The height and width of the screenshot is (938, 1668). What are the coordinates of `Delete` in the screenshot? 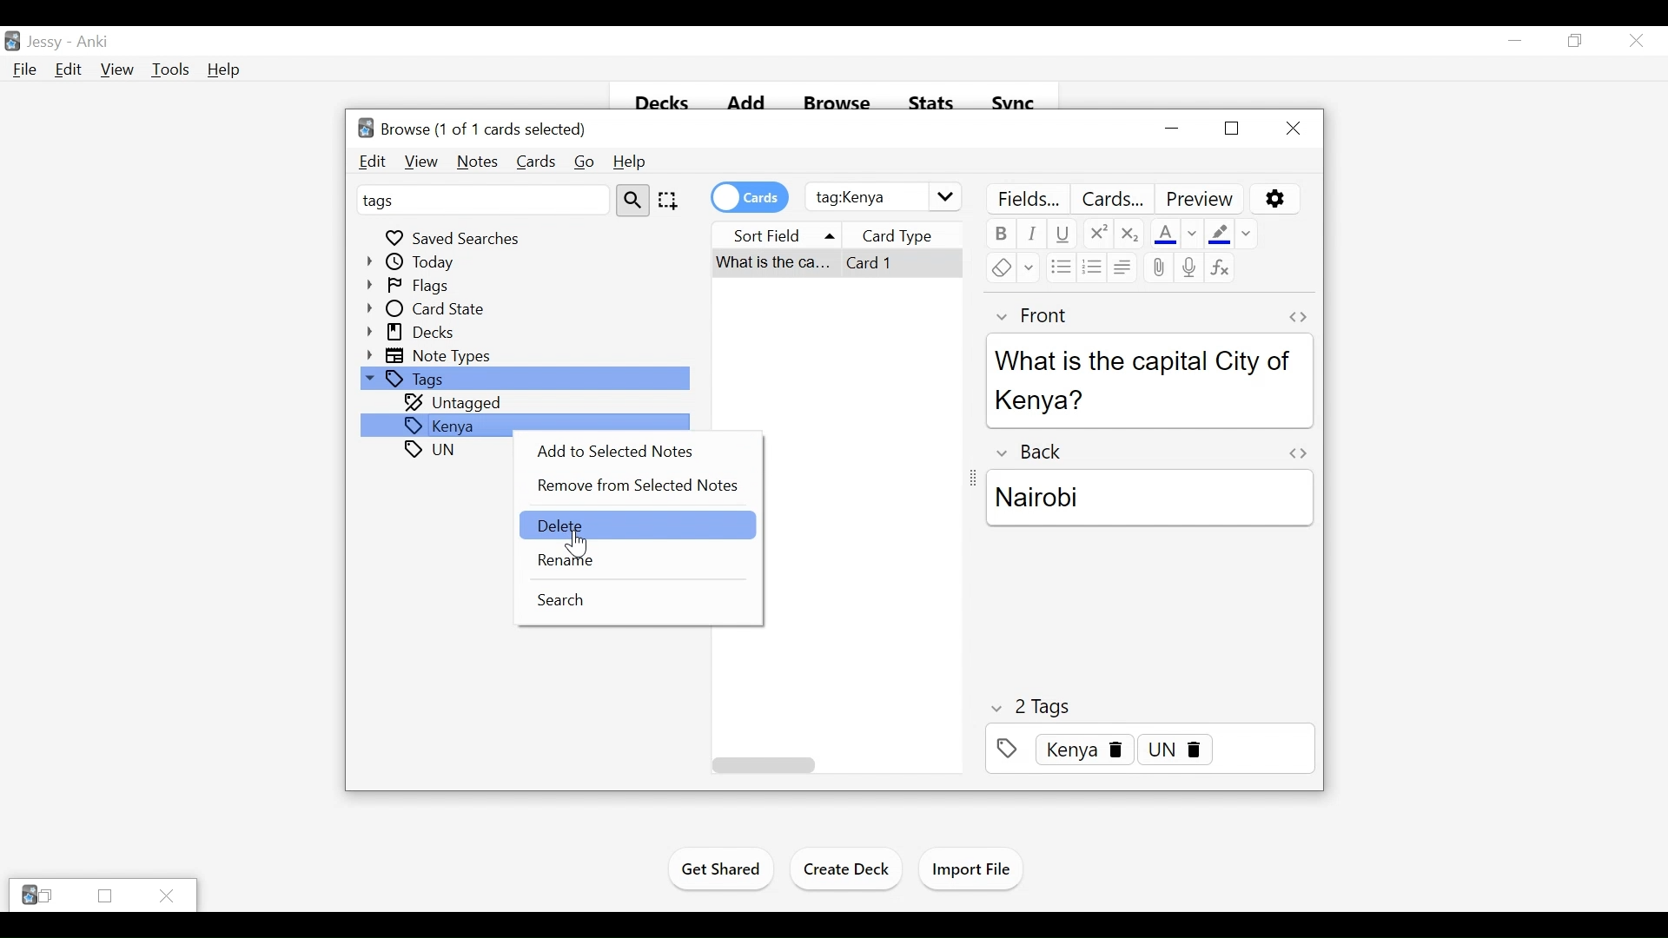 It's located at (639, 525).